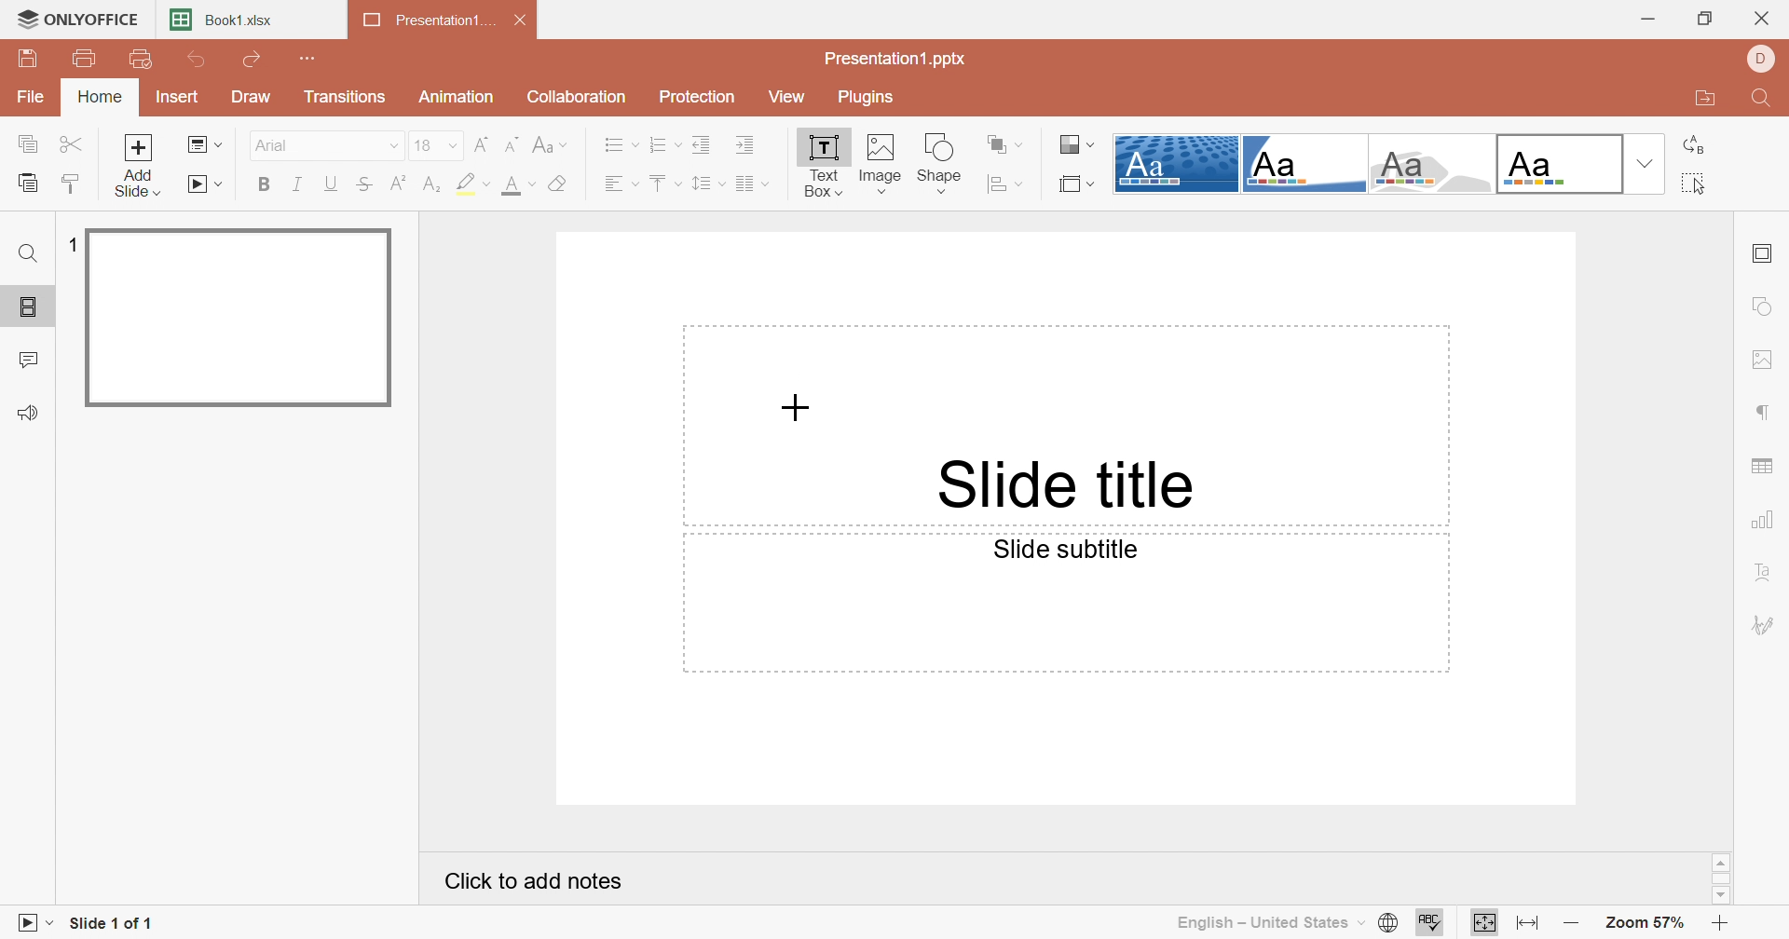 The height and width of the screenshot is (939, 1789). Describe the element at coordinates (663, 146) in the screenshot. I see `Numbering` at that location.